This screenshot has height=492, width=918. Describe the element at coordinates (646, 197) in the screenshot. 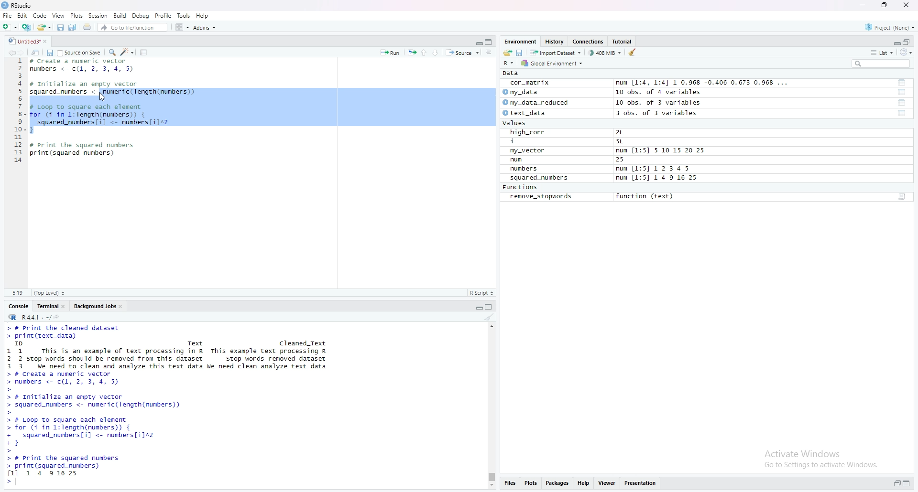

I see `function (text)` at that location.